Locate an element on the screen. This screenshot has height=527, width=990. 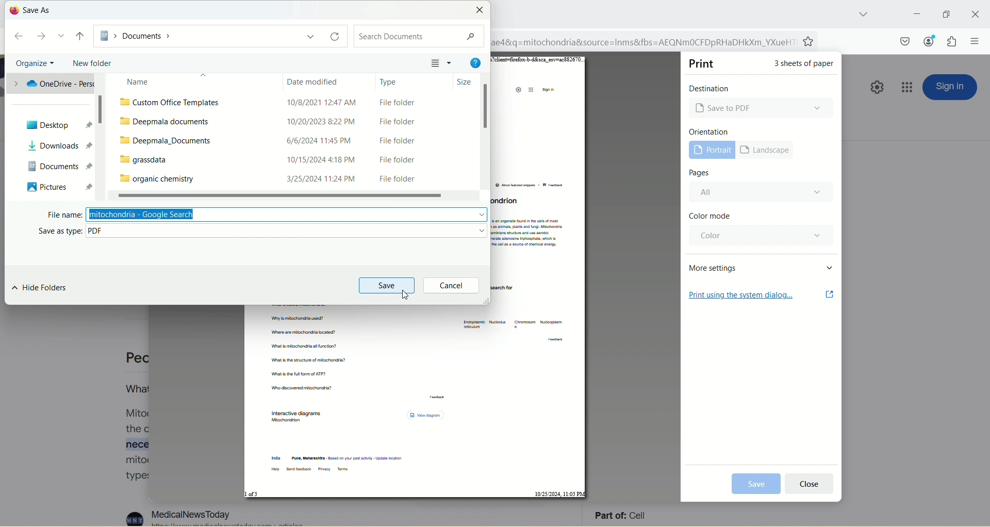
orientation is located at coordinates (711, 131).